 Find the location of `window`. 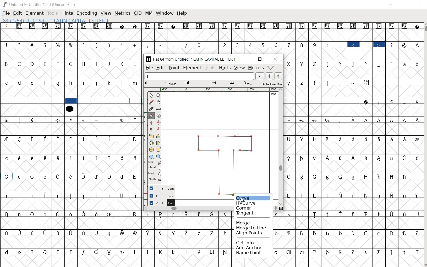

window is located at coordinates (164, 14).